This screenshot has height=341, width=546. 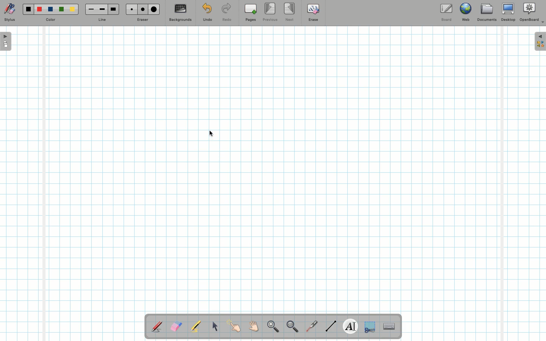 What do you see at coordinates (254, 327) in the screenshot?
I see `Grab` at bounding box center [254, 327].